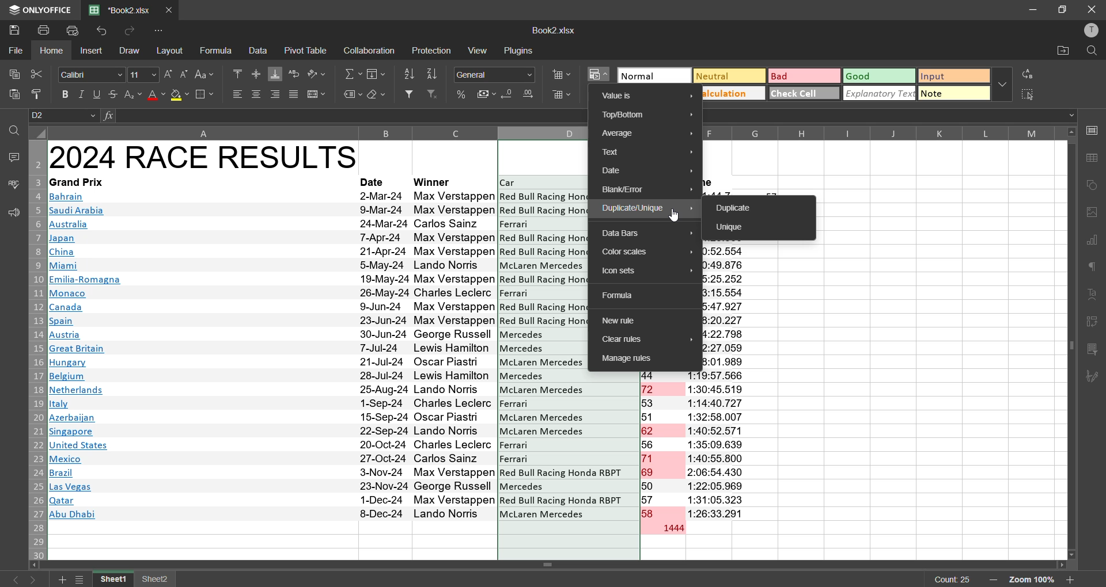 This screenshot has width=1106, height=587. I want to click on feedback, so click(12, 213).